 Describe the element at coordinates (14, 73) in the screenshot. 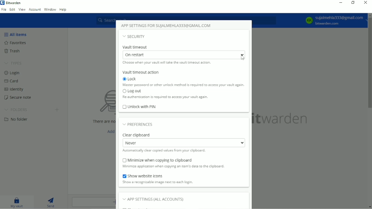

I see `Login` at that location.